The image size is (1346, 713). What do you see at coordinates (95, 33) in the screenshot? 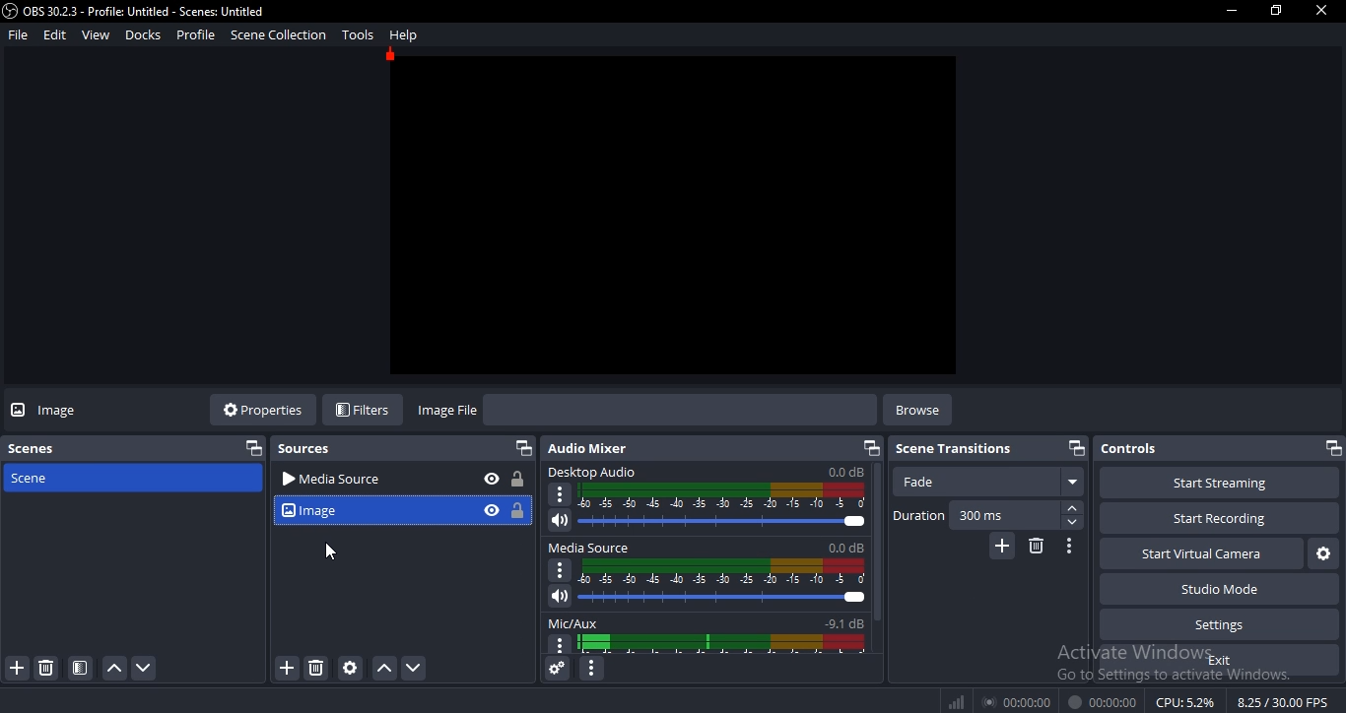
I see `view` at bounding box center [95, 33].